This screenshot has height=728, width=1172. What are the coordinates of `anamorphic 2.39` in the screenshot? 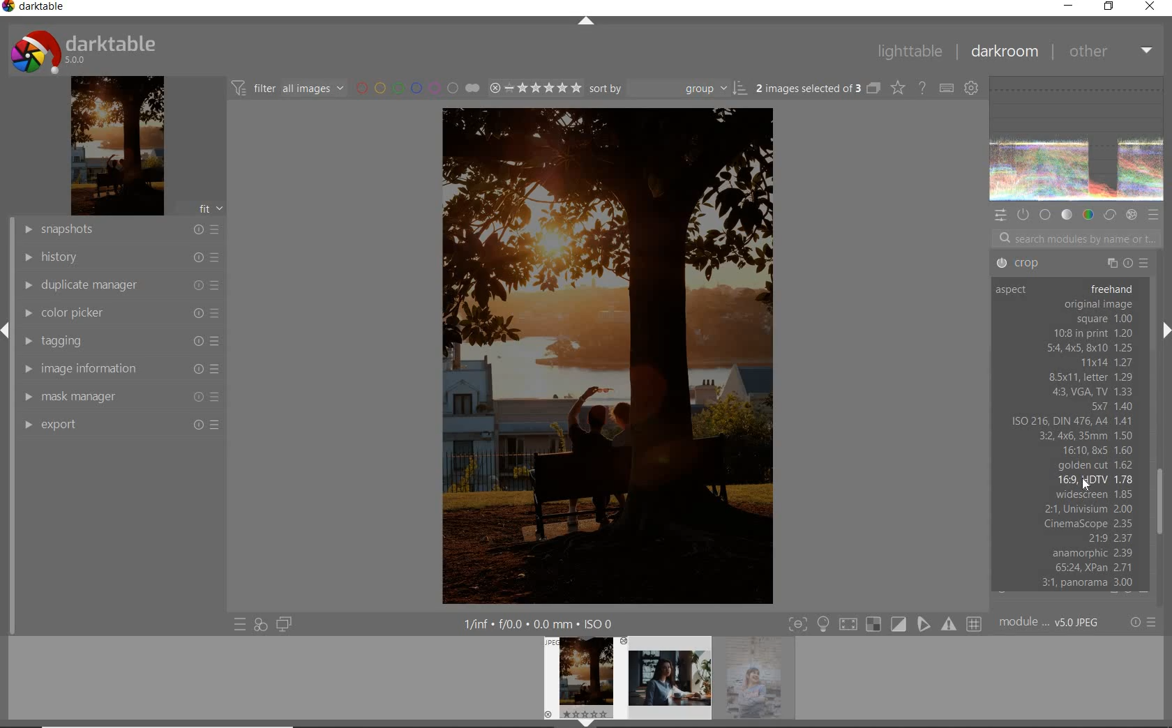 It's located at (1067, 553).